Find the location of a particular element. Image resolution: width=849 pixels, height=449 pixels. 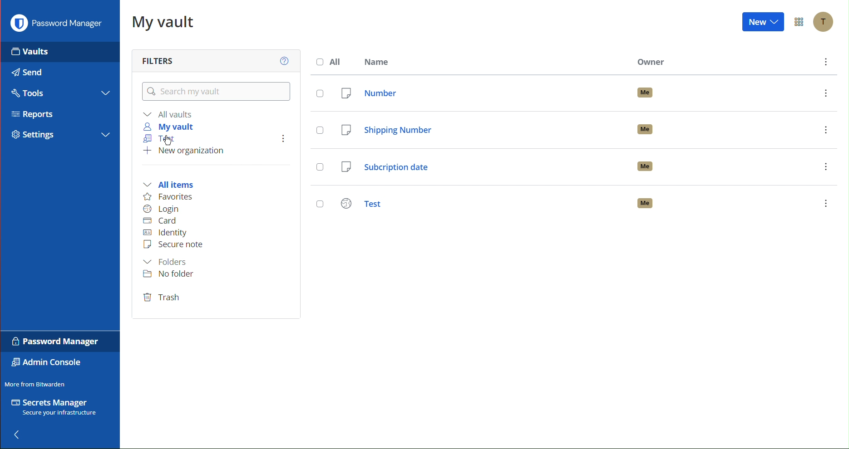

All is located at coordinates (330, 62).